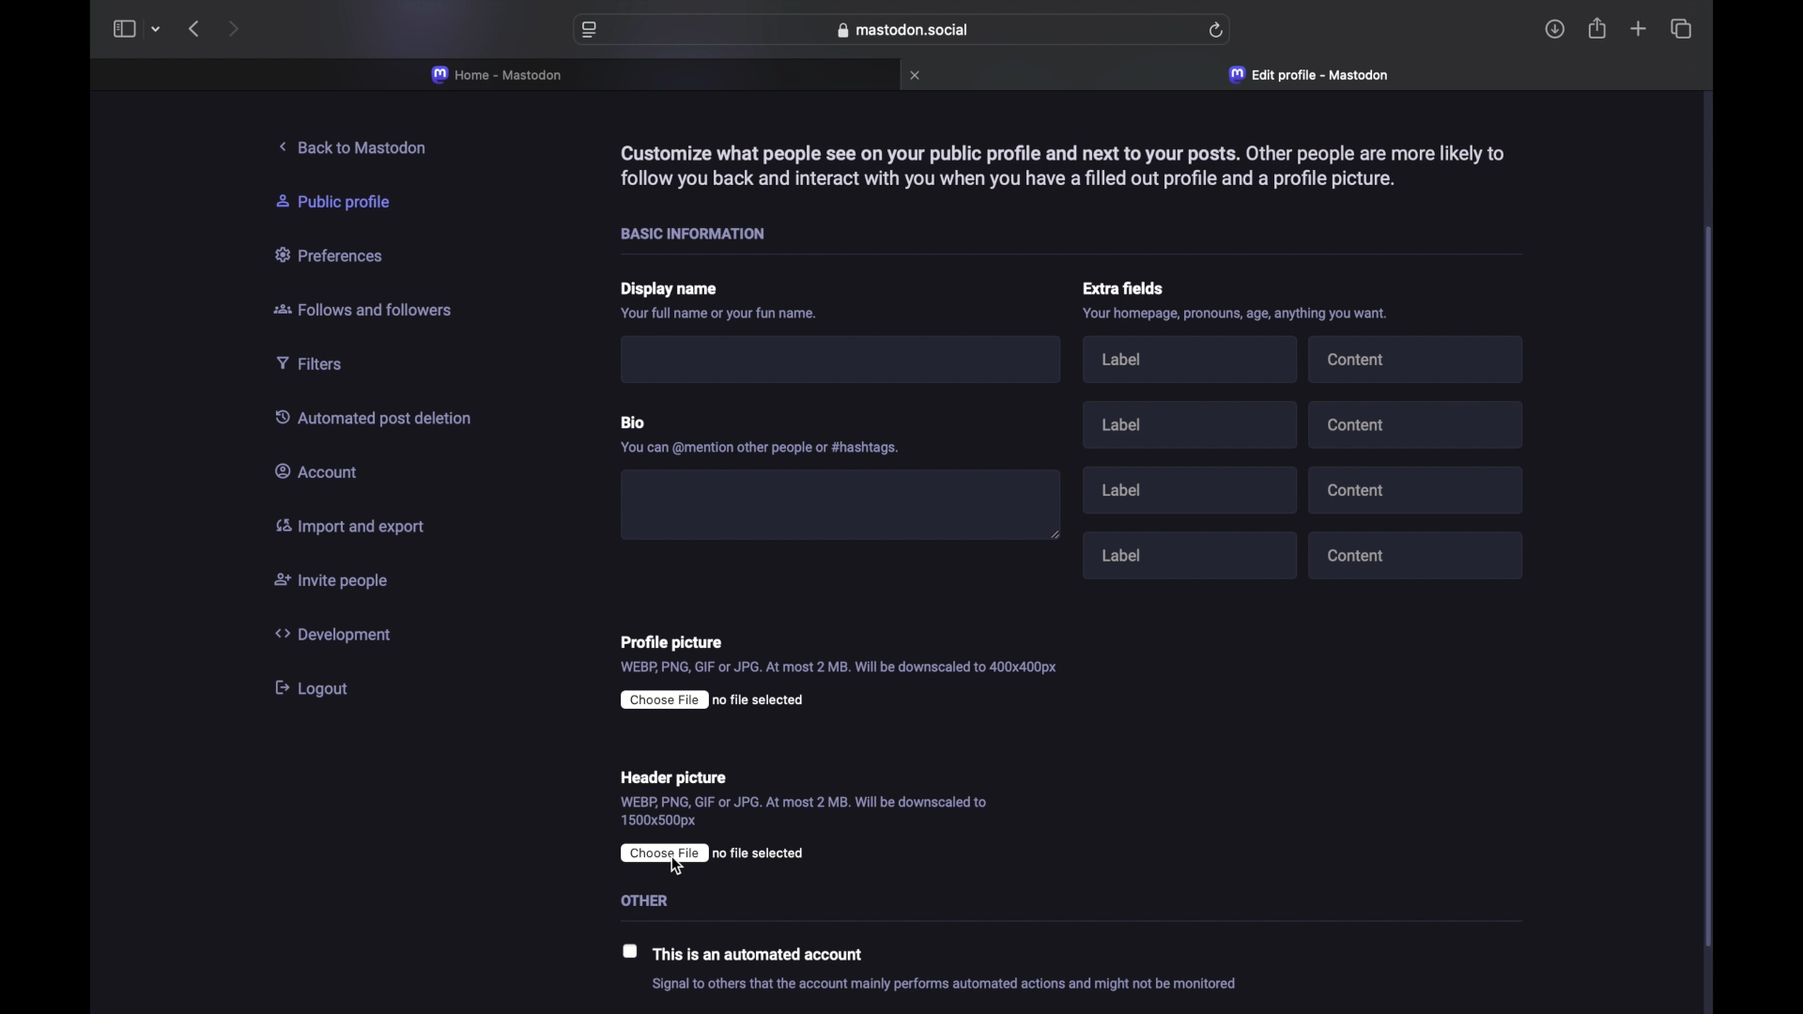  I want to click on <> Development, so click(340, 634).